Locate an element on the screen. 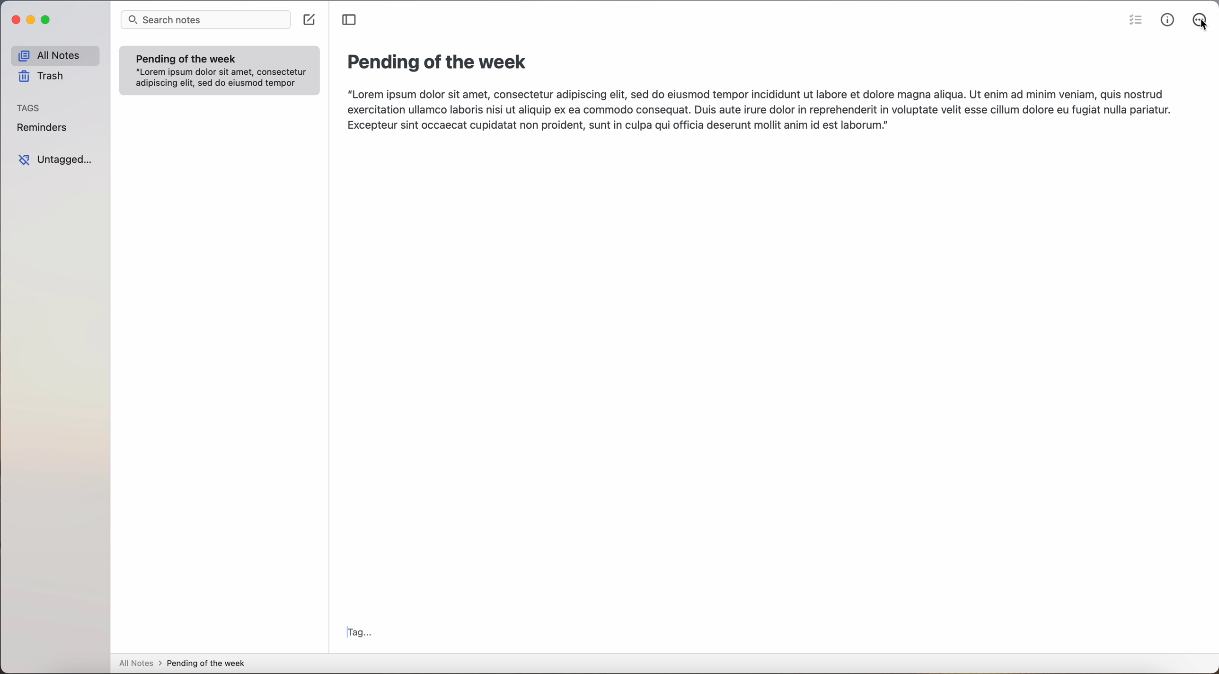 This screenshot has width=1219, height=674. close Simplenote is located at coordinates (14, 19).